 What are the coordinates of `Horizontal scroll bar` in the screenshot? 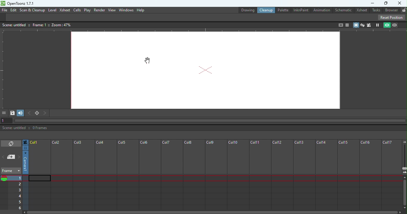 It's located at (213, 212).